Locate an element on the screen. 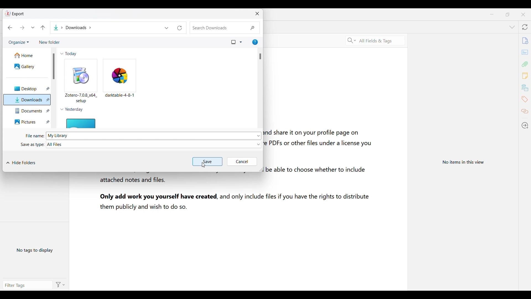  New folder is located at coordinates (55, 43).